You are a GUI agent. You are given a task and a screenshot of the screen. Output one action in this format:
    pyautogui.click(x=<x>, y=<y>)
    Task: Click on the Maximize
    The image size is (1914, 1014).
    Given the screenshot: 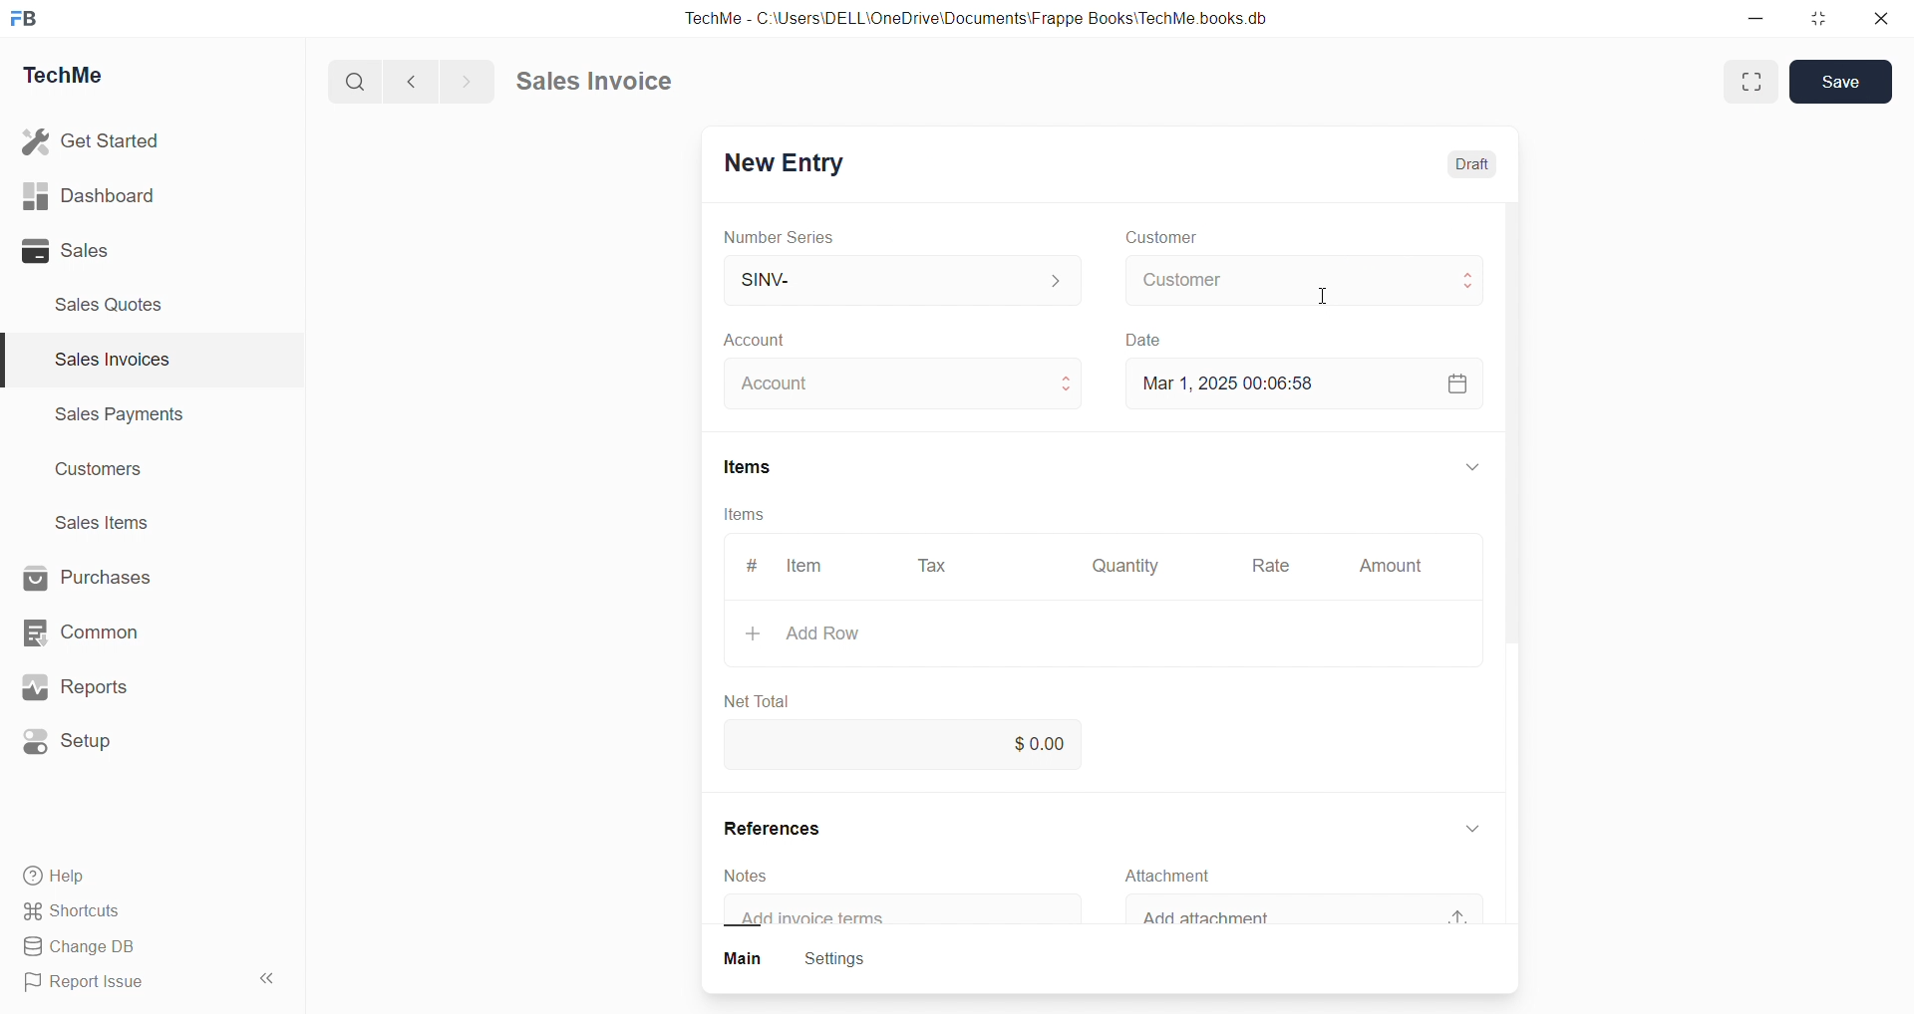 What is the action you would take?
    pyautogui.click(x=1821, y=23)
    